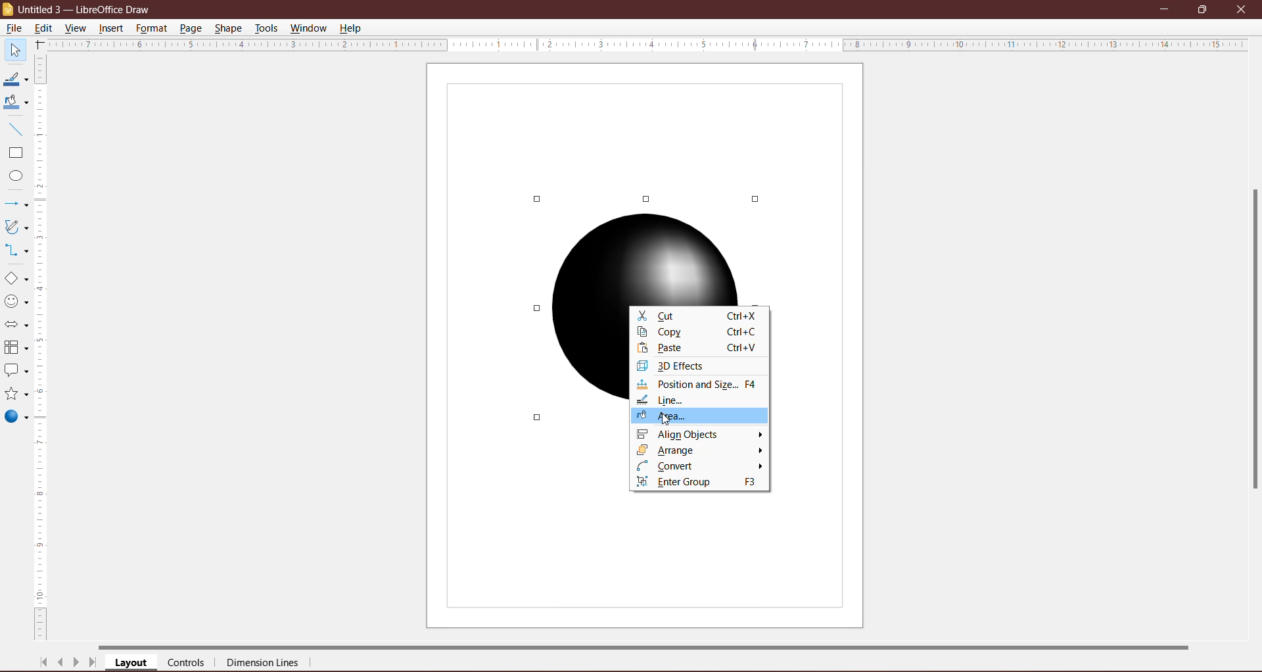 The image size is (1262, 672). Describe the element at coordinates (697, 483) in the screenshot. I see `Enter Group` at that location.